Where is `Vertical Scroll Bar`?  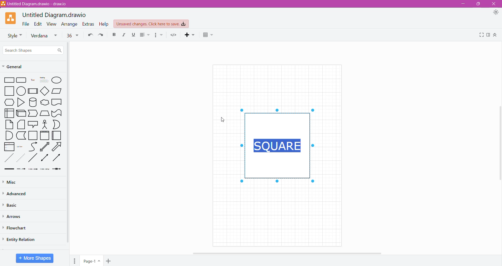 Vertical Scroll Bar is located at coordinates (499, 144).